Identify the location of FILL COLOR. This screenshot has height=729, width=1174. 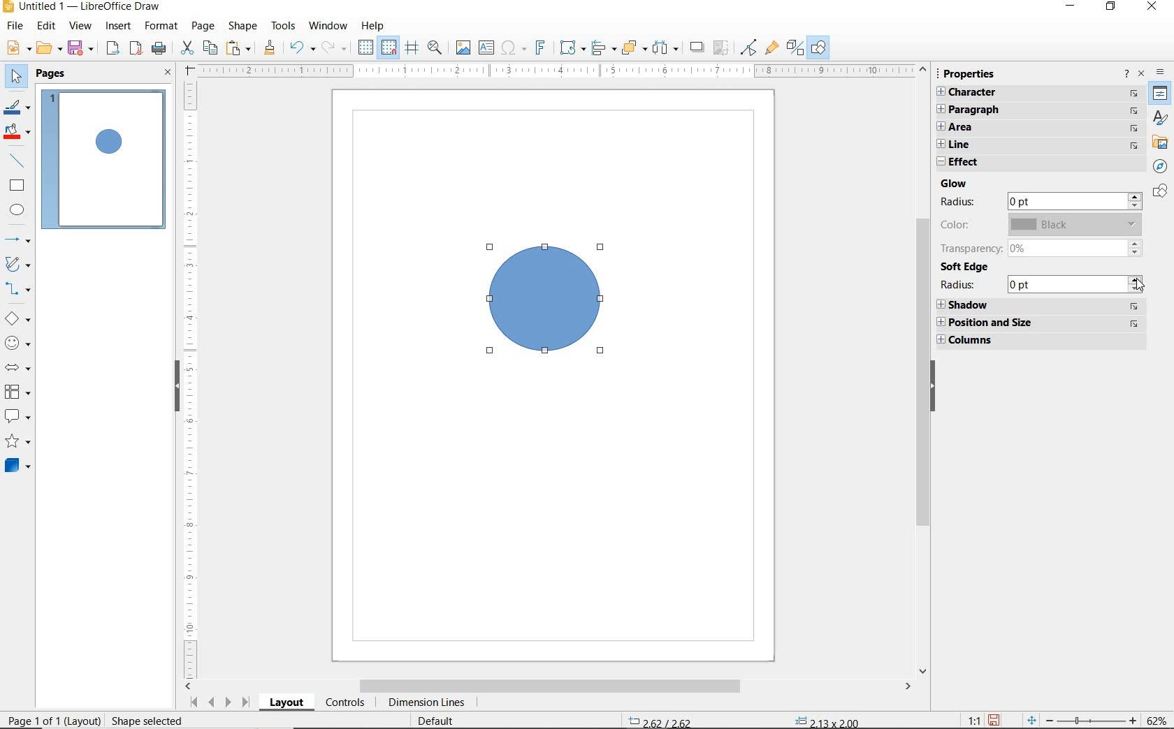
(18, 133).